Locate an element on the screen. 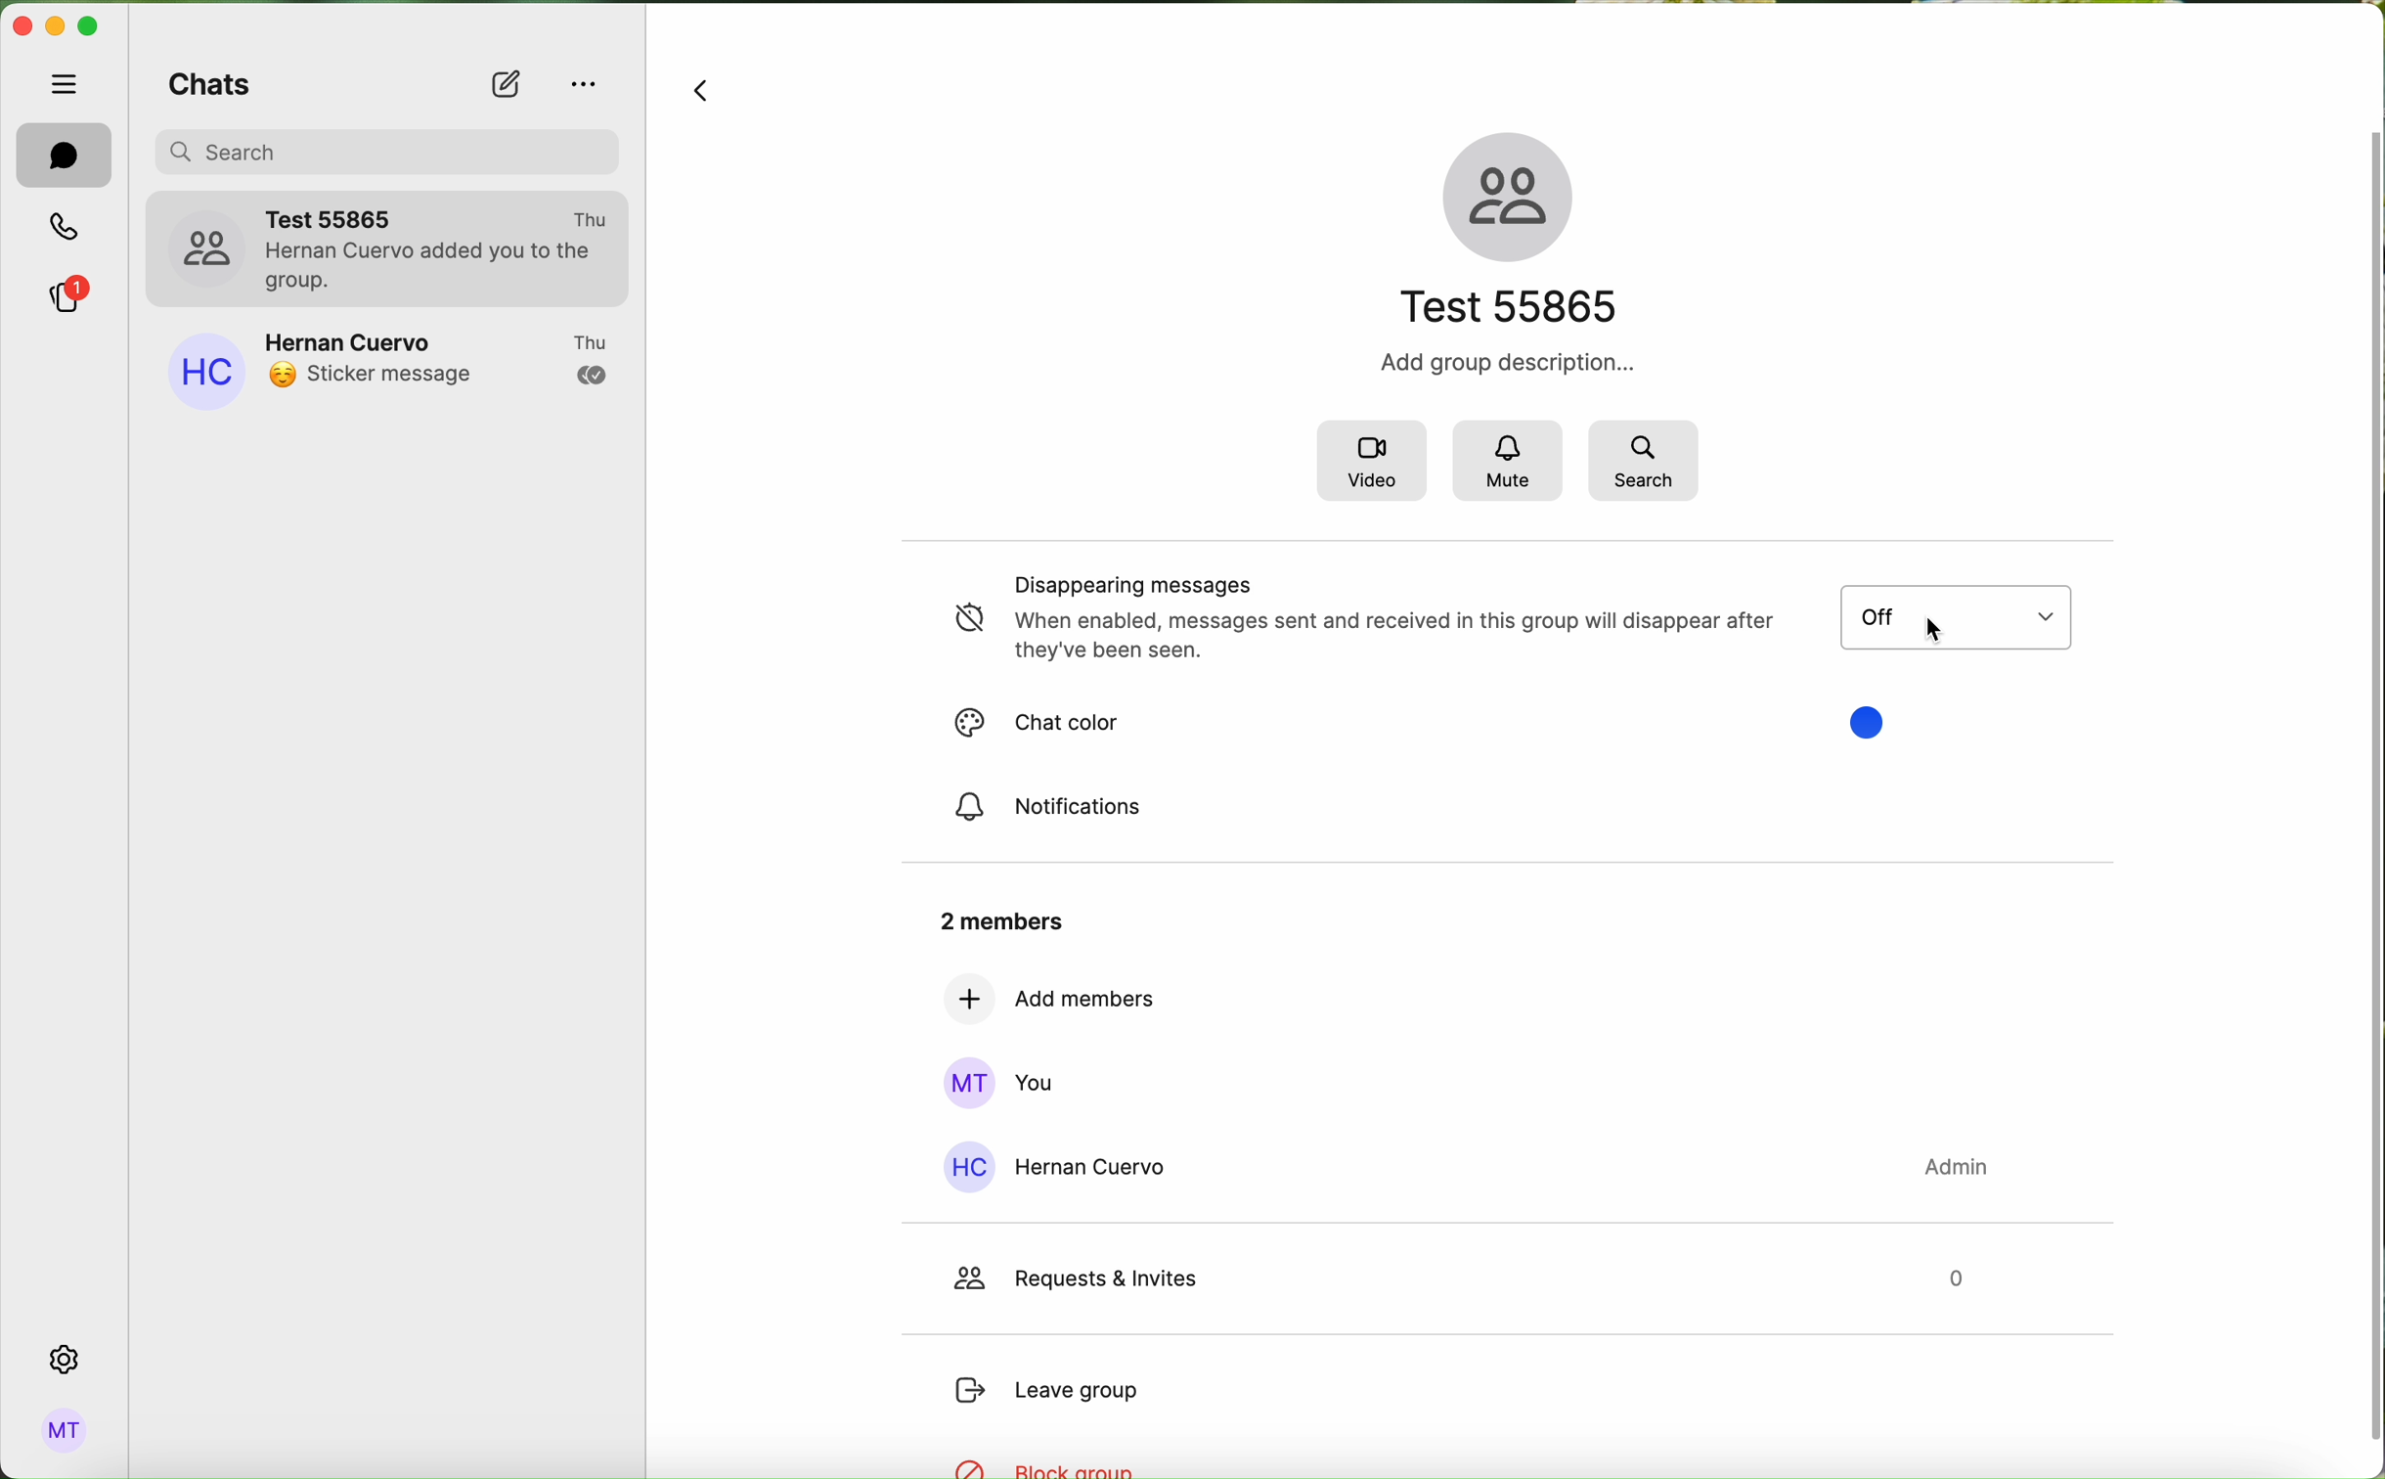 This screenshot has height=1479, width=2385. 2 members is located at coordinates (997, 920).